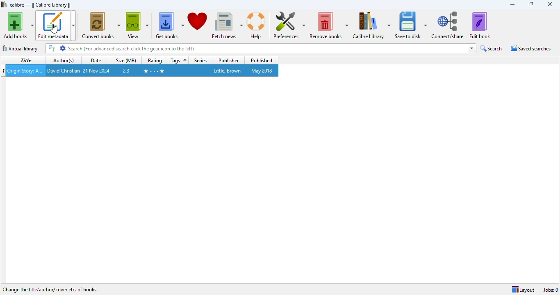  What do you see at coordinates (480, 25) in the screenshot?
I see `edit book` at bounding box center [480, 25].